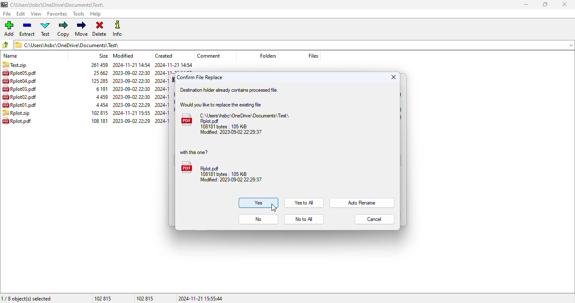 This screenshot has width=575, height=303. Describe the element at coordinates (165, 92) in the screenshot. I see `created date & time` at that location.